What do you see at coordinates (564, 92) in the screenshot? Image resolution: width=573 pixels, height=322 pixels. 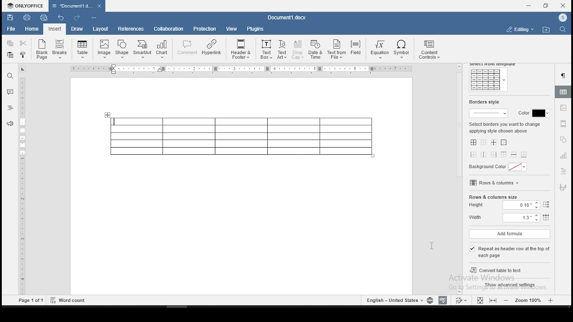 I see `table properties` at bounding box center [564, 92].